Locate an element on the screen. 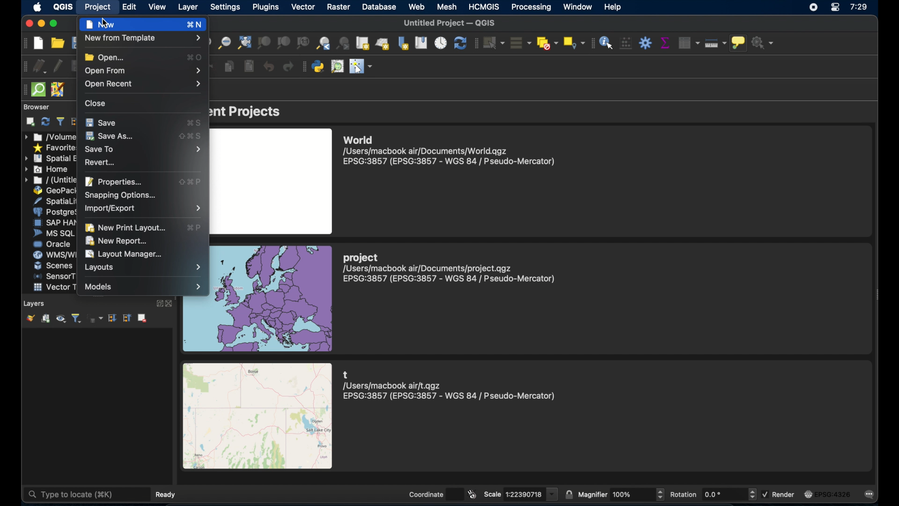  select by location is located at coordinates (574, 43).